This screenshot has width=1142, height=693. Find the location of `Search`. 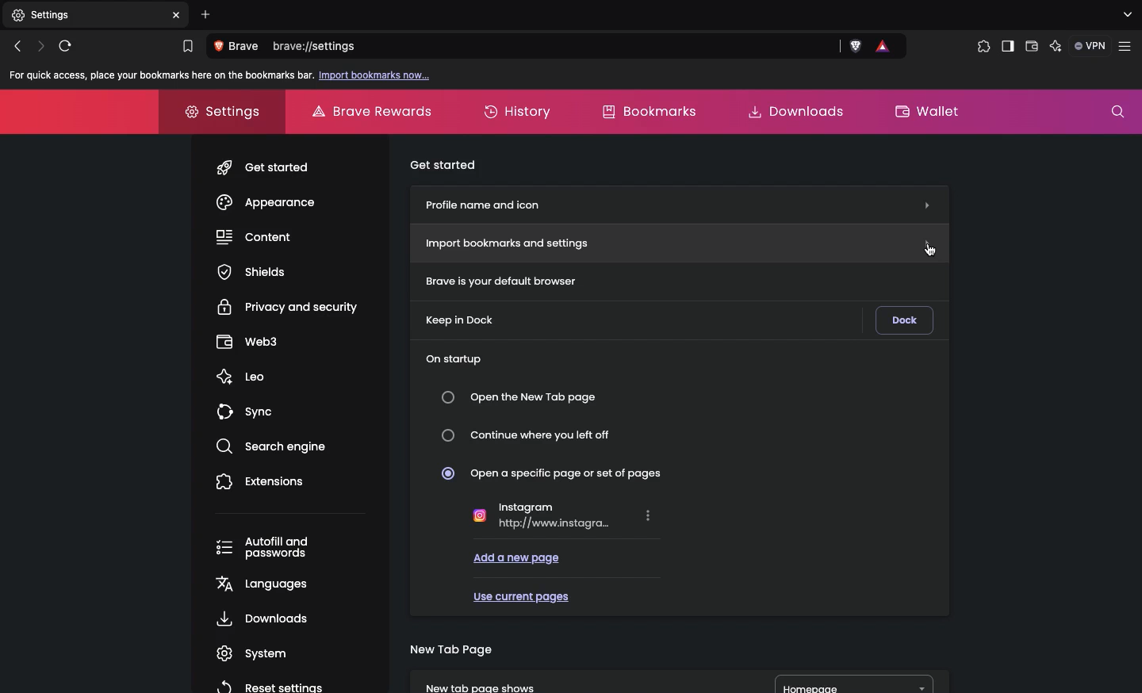

Search is located at coordinates (1117, 112).